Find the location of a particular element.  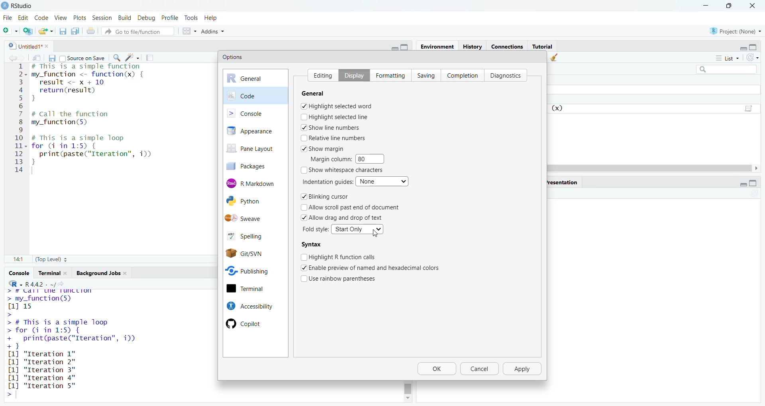

general is located at coordinates (256, 78).